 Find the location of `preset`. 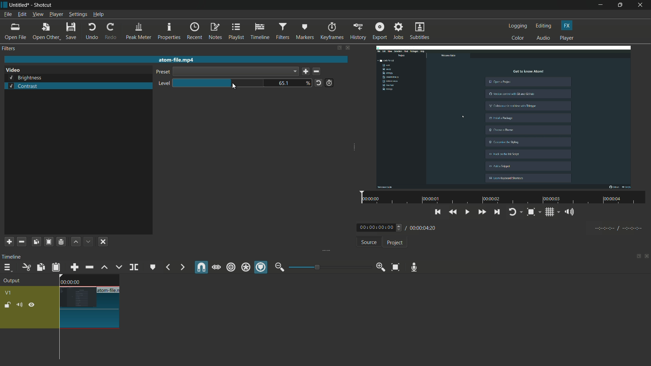

preset is located at coordinates (162, 73).